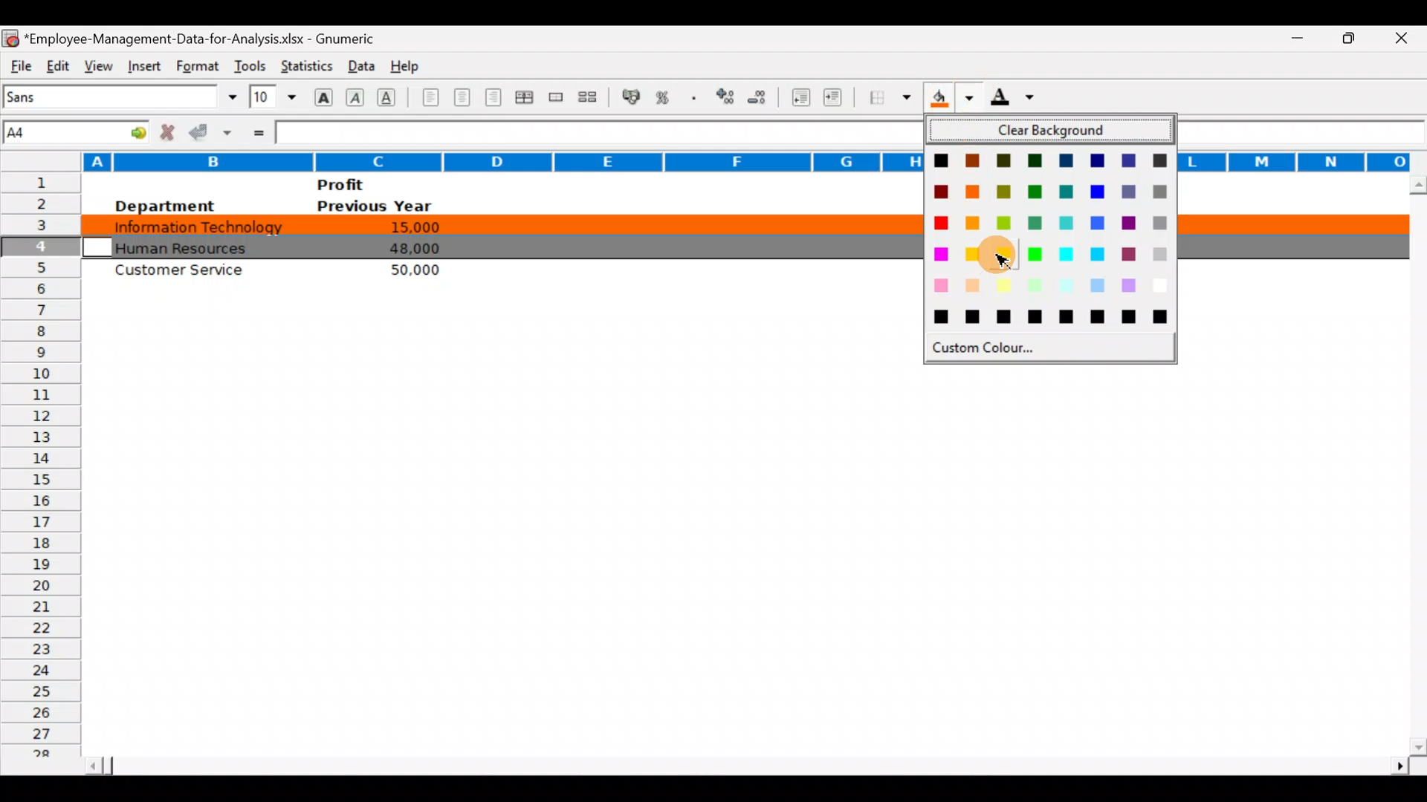 The height and width of the screenshot is (802, 1427). Describe the element at coordinates (988, 256) in the screenshot. I see `Cursor on yellow color` at that location.